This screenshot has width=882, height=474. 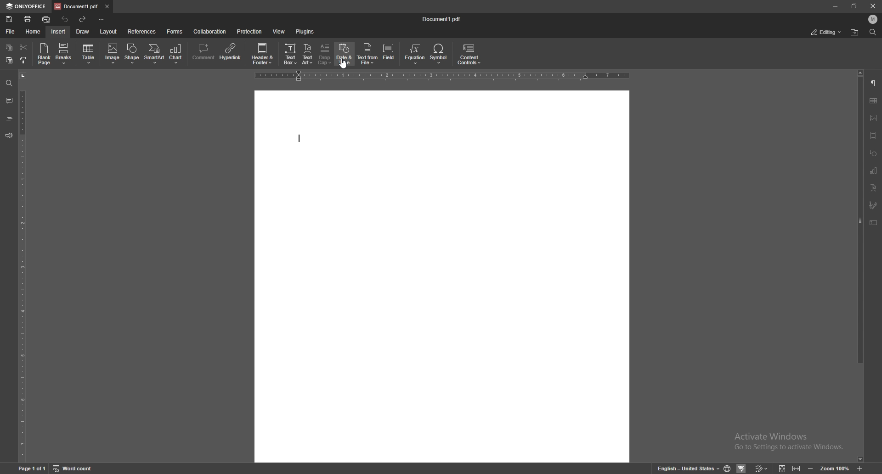 What do you see at coordinates (209, 32) in the screenshot?
I see `collaboration` at bounding box center [209, 32].